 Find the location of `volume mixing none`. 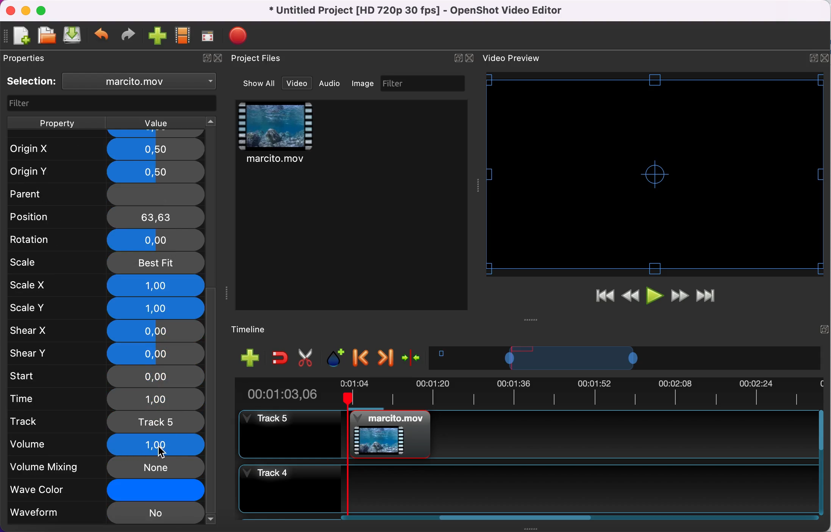

volume mixing none is located at coordinates (106, 468).